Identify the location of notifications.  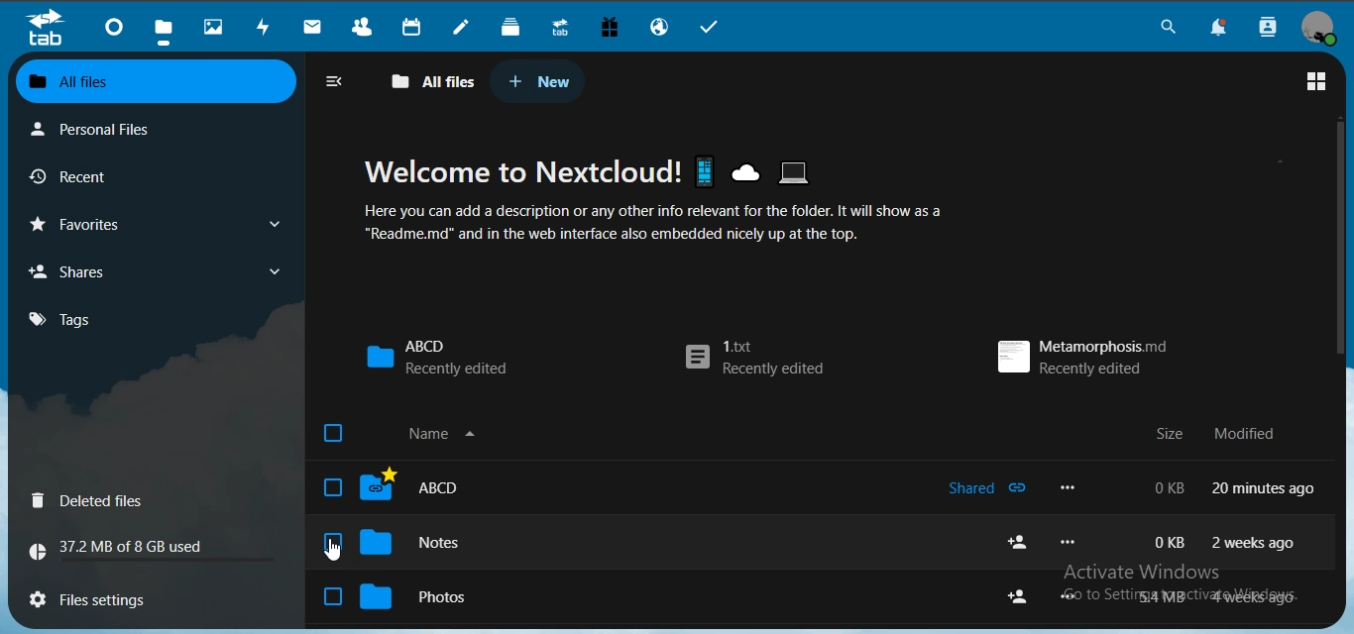
(1220, 29).